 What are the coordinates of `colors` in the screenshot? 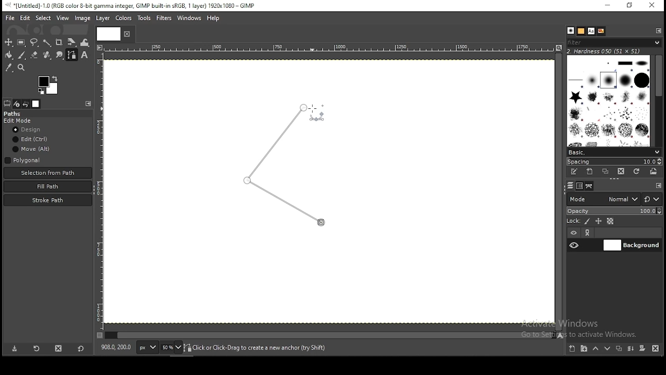 It's located at (46, 84).